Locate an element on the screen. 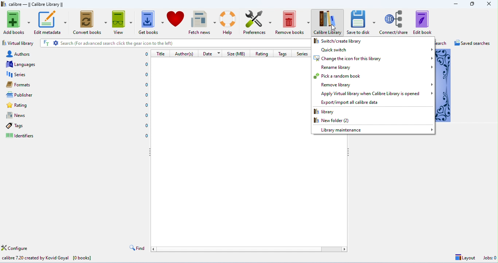  export / import all calibre data is located at coordinates (373, 102).